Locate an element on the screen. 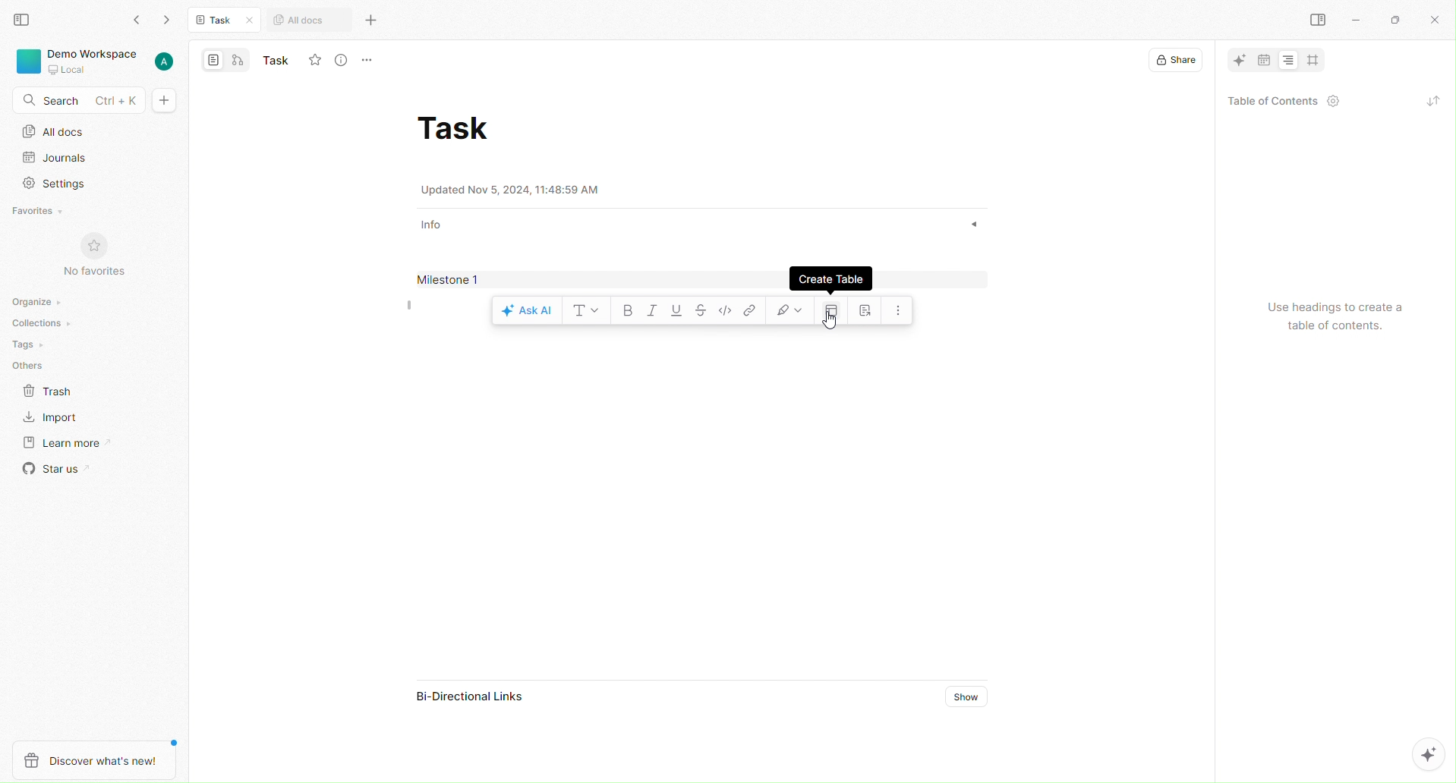  Fav is located at coordinates (314, 60).